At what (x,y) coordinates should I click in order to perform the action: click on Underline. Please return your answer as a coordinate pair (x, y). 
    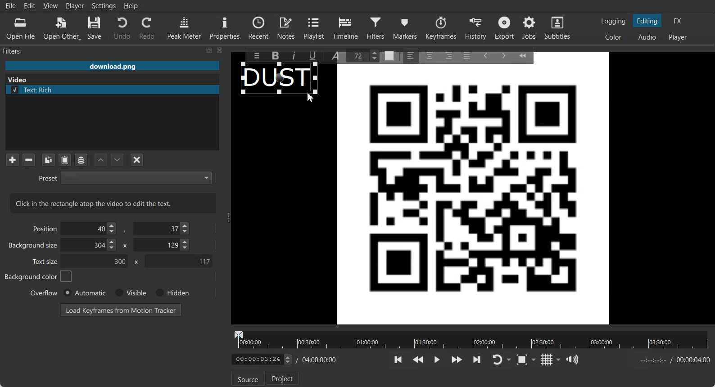
    Looking at the image, I should click on (316, 55).